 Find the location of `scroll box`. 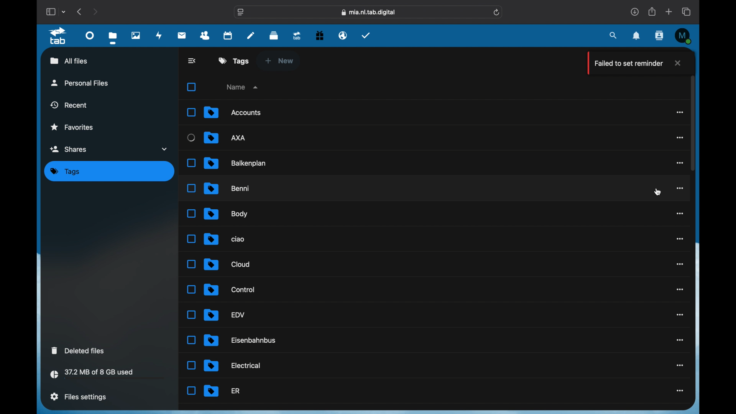

scroll box is located at coordinates (693, 123).